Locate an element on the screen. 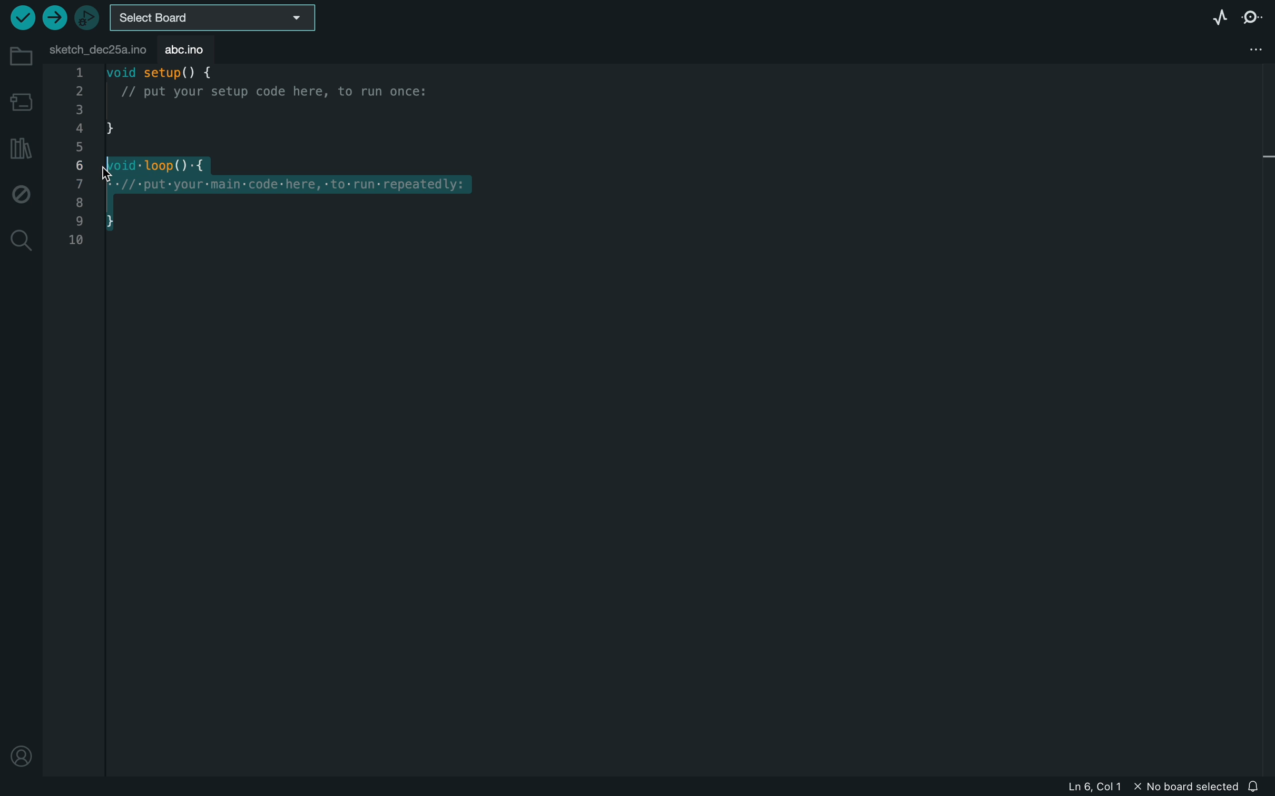  file  information is located at coordinates (1141, 787).